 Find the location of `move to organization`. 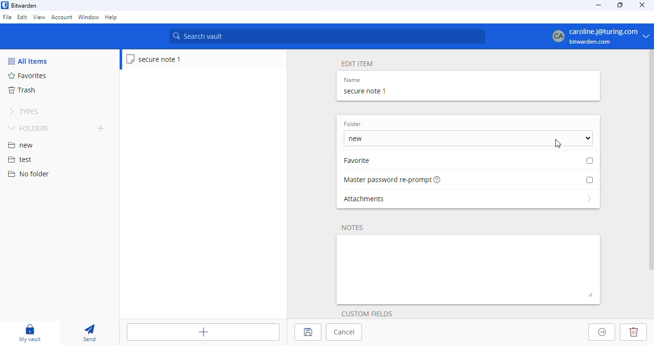

move to organization is located at coordinates (602, 332).